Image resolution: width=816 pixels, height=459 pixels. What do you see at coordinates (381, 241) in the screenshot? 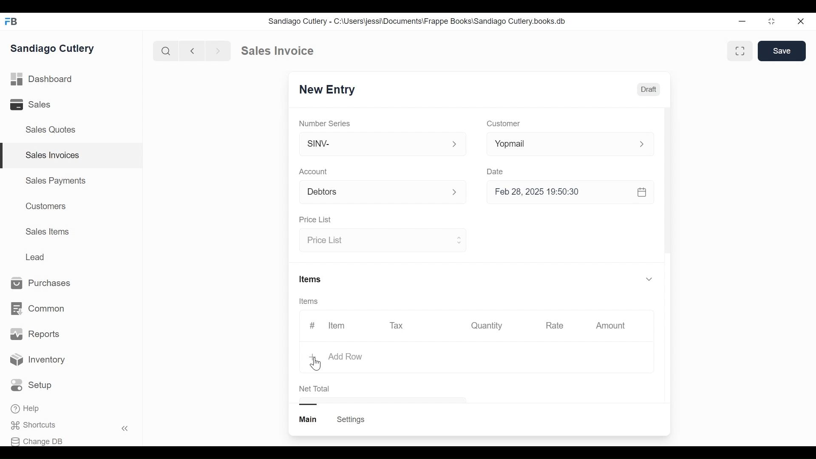
I see `Price List` at bounding box center [381, 241].